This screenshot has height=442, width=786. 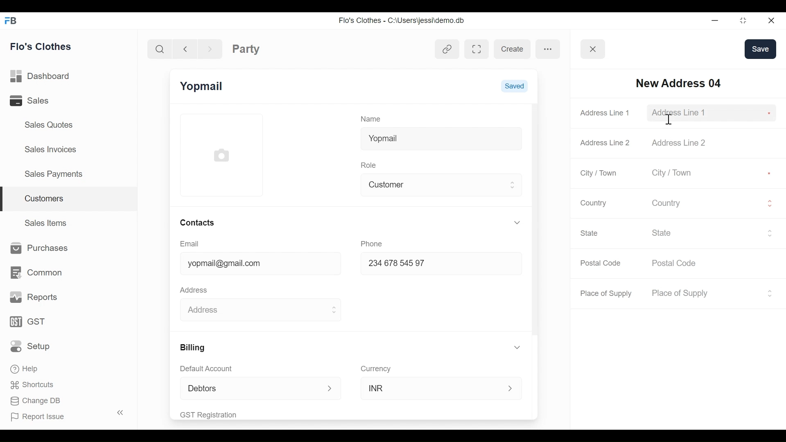 What do you see at coordinates (42, 46) in the screenshot?
I see `Flo's Clothes` at bounding box center [42, 46].